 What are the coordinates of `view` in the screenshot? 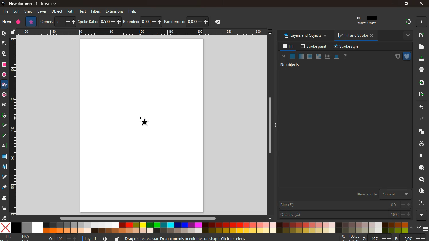 It's located at (29, 11).